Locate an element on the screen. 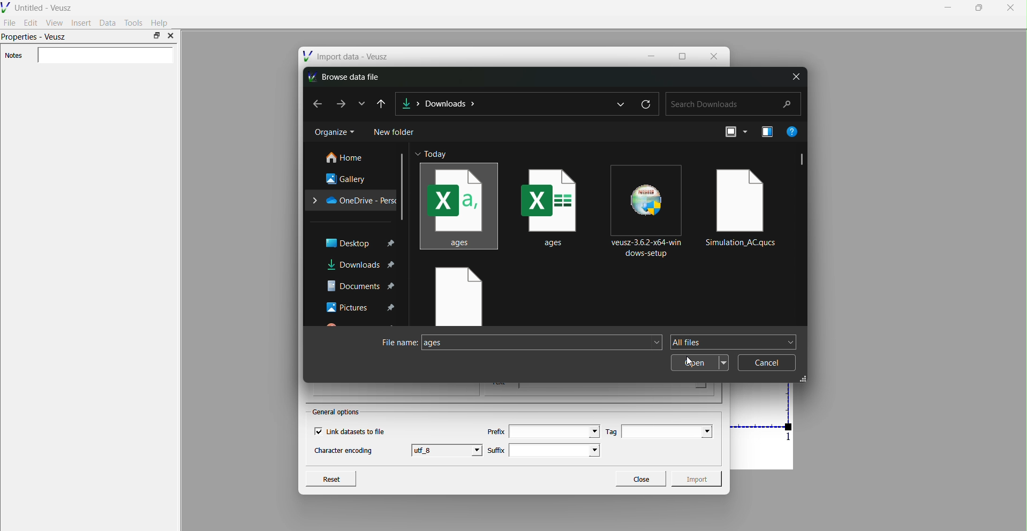 The image size is (1027, 531). Prefix is located at coordinates (495, 431).